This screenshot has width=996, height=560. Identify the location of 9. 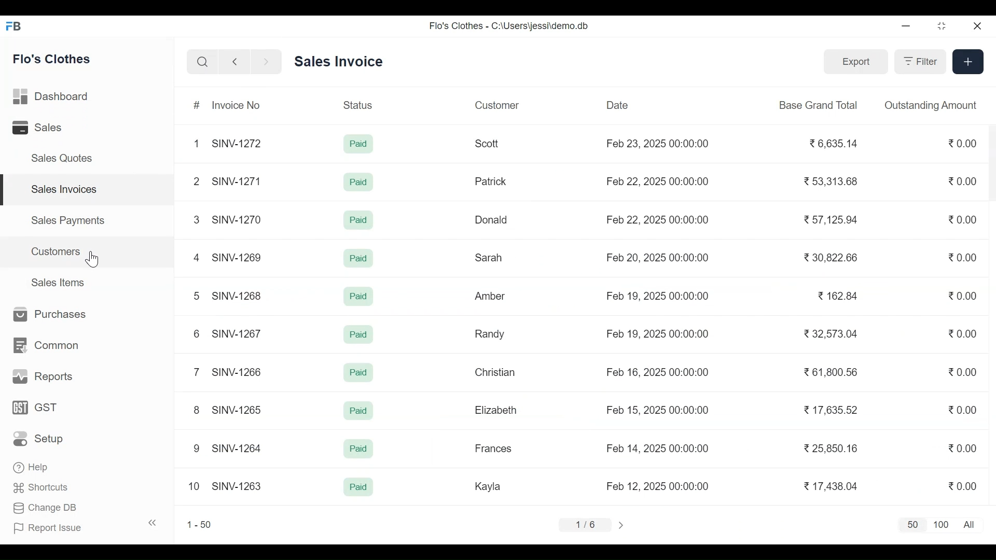
(197, 448).